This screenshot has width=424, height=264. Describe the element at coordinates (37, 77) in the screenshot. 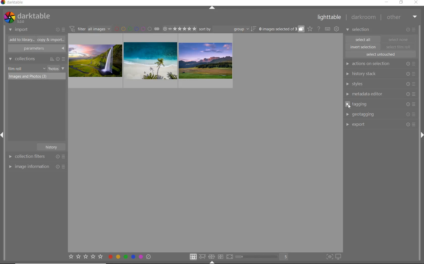

I see `images & photos` at that location.